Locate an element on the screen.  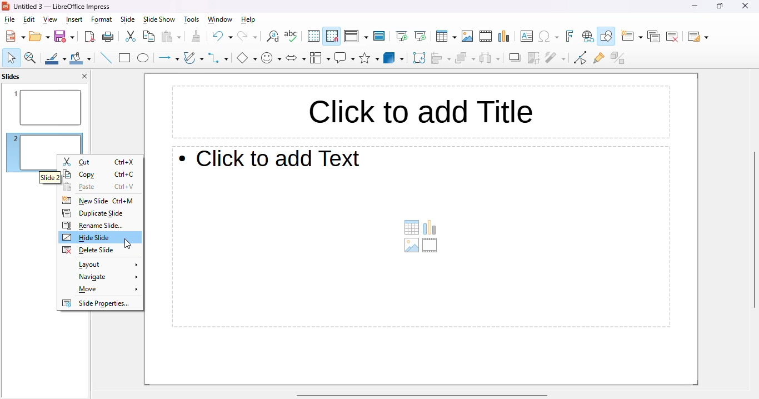
new is located at coordinates (15, 36).